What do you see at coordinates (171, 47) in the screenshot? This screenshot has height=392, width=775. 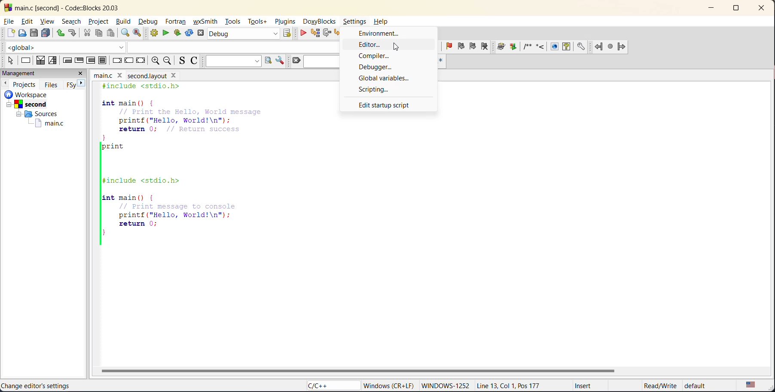 I see `code completion compiler` at bounding box center [171, 47].